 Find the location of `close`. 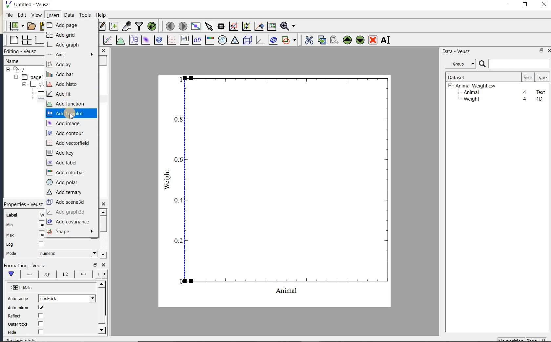

close is located at coordinates (103, 204).